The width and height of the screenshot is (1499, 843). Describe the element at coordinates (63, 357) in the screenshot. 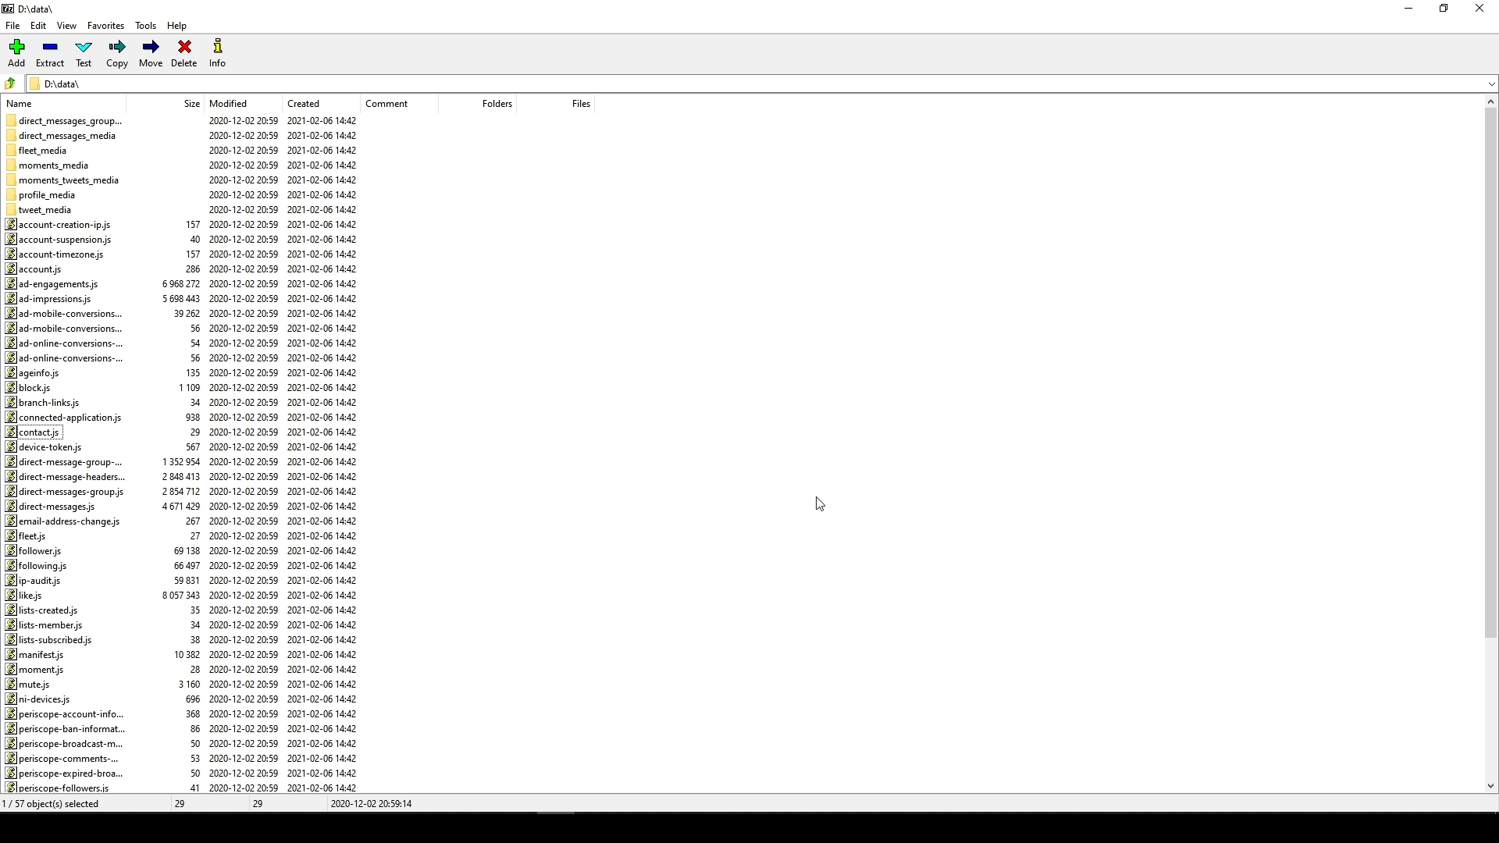

I see `ad-online-conversions` at that location.